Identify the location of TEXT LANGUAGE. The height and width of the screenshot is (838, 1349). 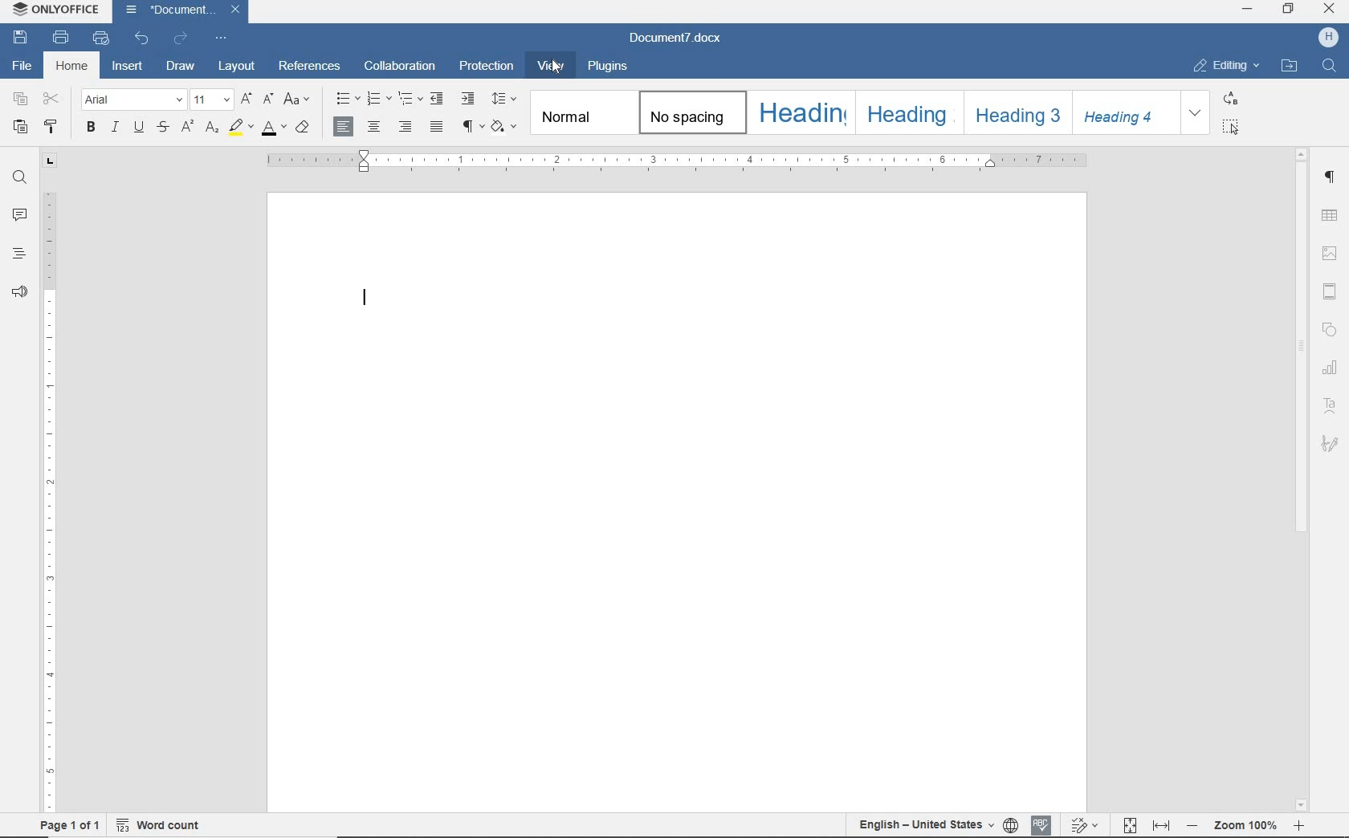
(924, 824).